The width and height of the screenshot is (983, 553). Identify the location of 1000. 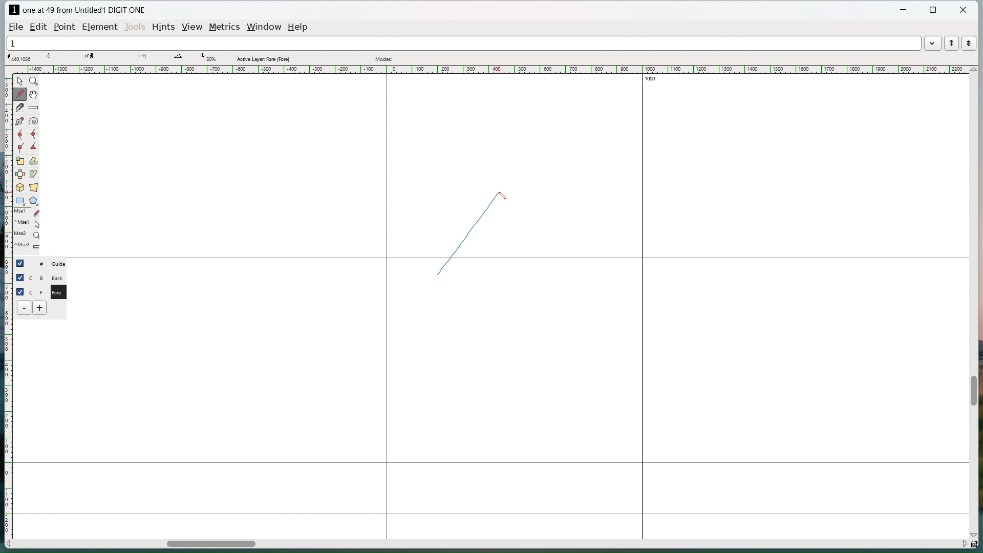
(655, 80).